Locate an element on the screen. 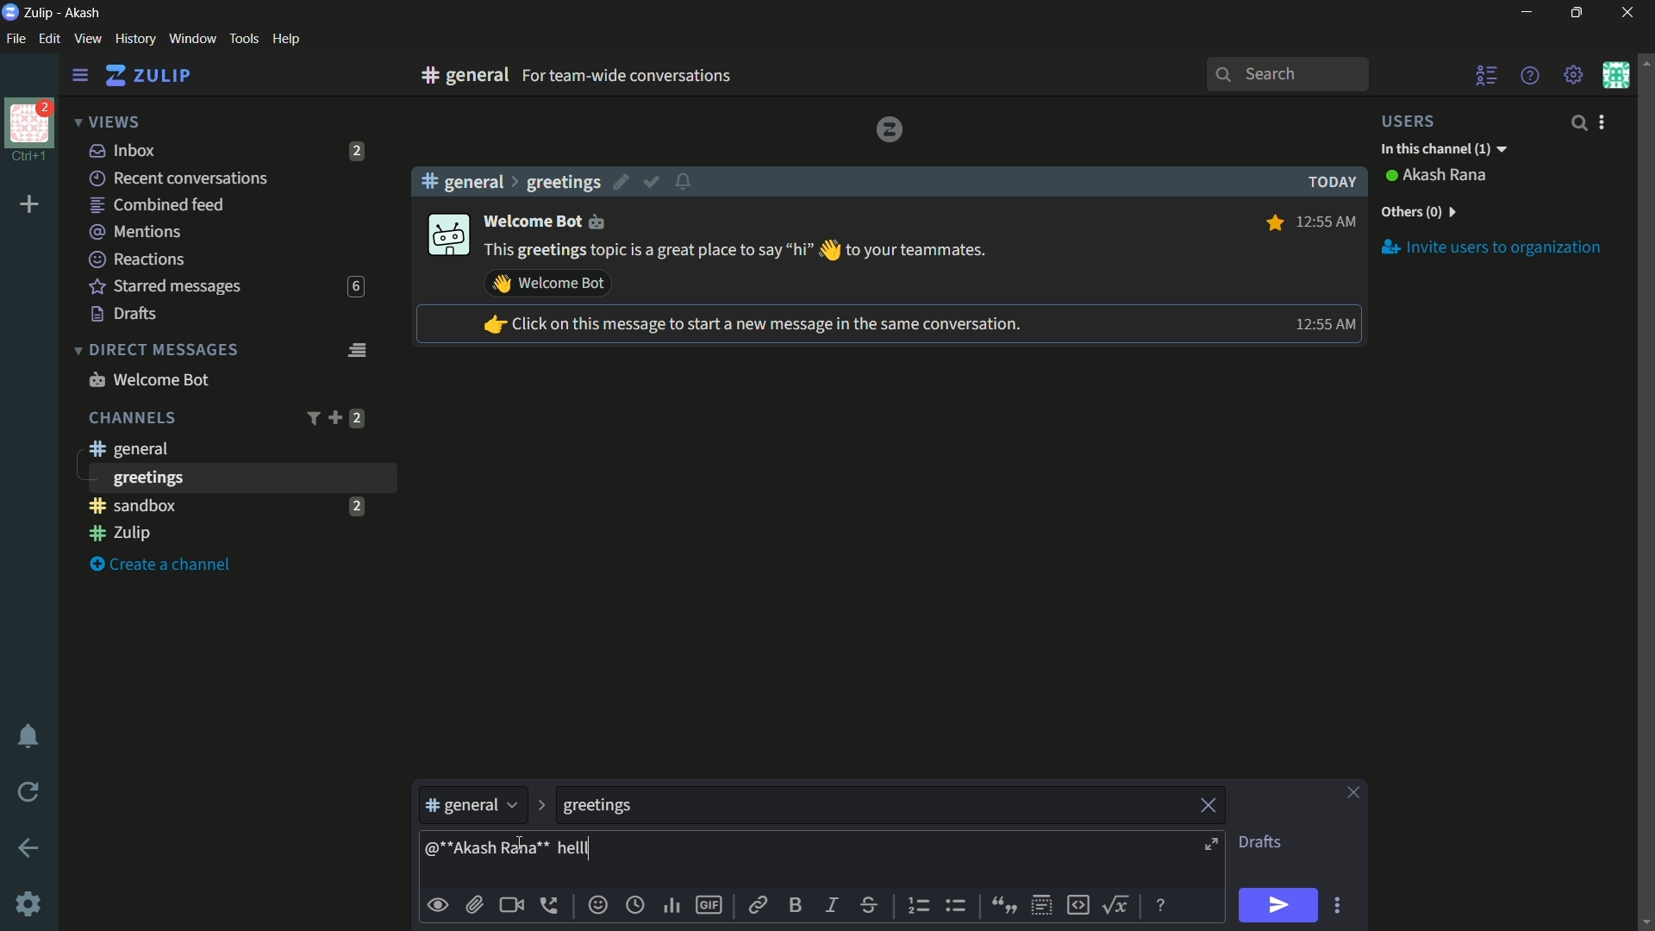 The height and width of the screenshot is (931, 1655). help menu is located at coordinates (1528, 75).